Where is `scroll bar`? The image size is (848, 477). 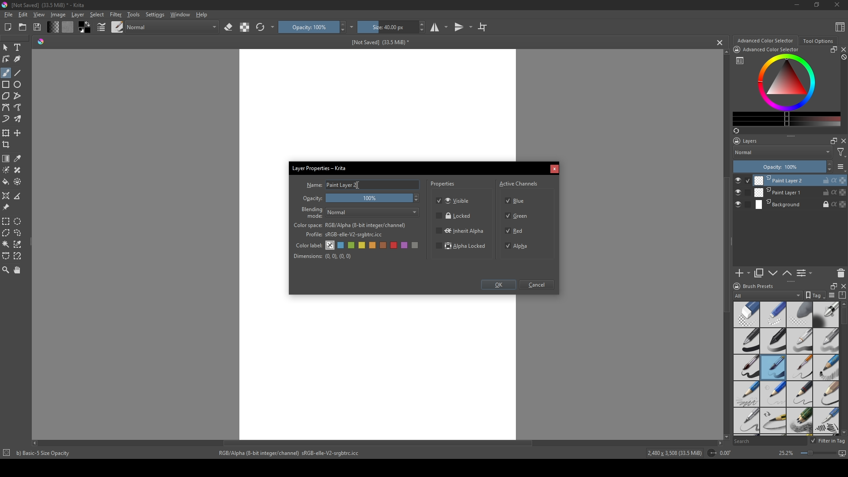
scroll bar is located at coordinates (843, 317).